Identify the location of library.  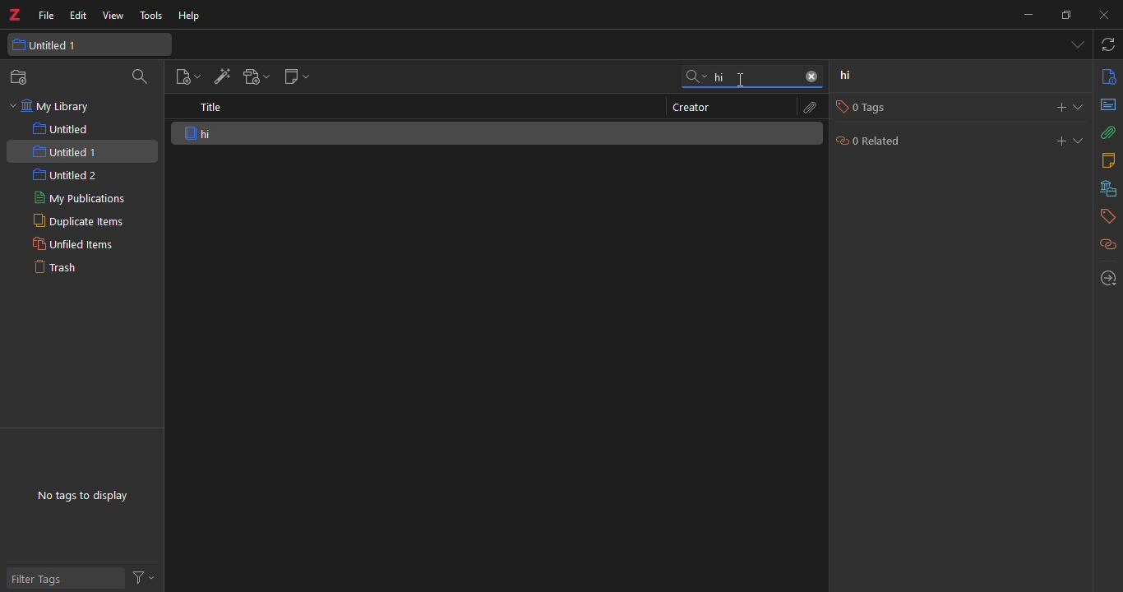
(1103, 190).